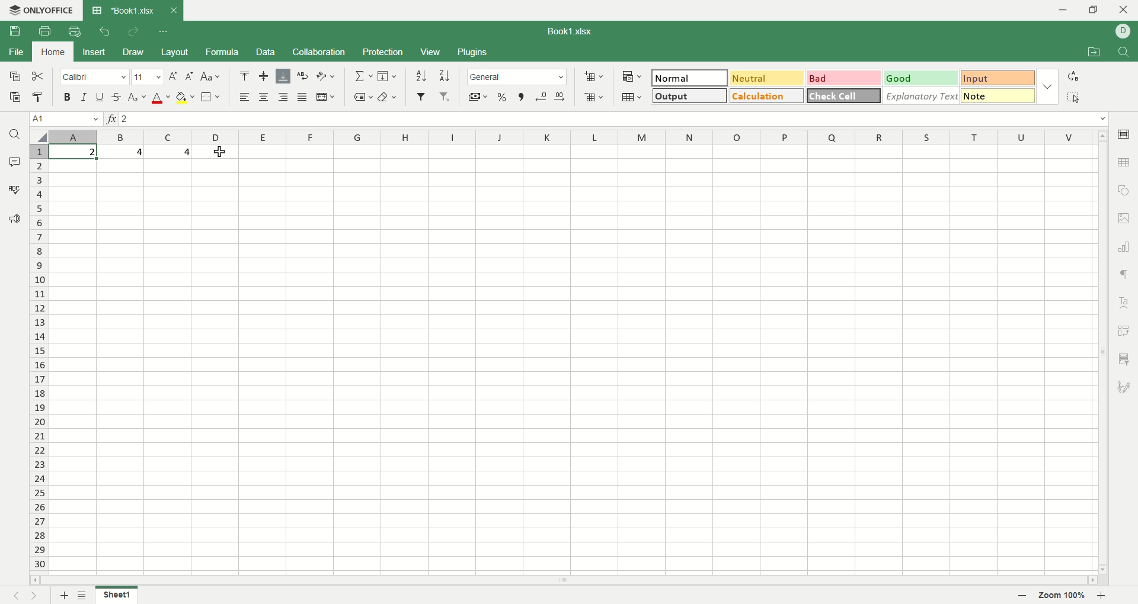 This screenshot has width=1138, height=604. Describe the element at coordinates (16, 31) in the screenshot. I see `save` at that location.